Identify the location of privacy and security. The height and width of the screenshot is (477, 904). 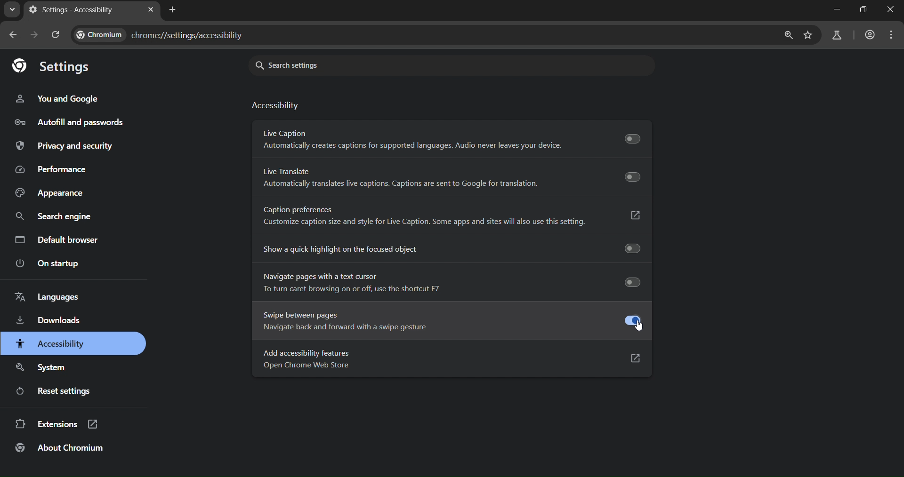
(66, 146).